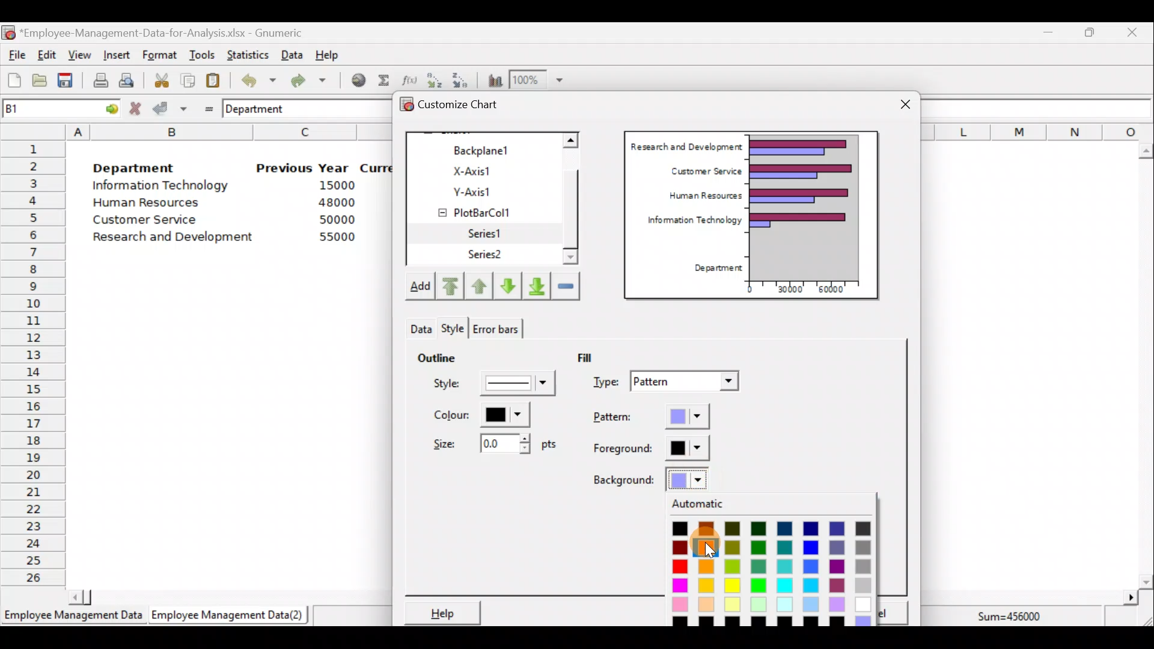 The width and height of the screenshot is (1154, 649). What do you see at coordinates (749, 289) in the screenshot?
I see `0` at bounding box center [749, 289].